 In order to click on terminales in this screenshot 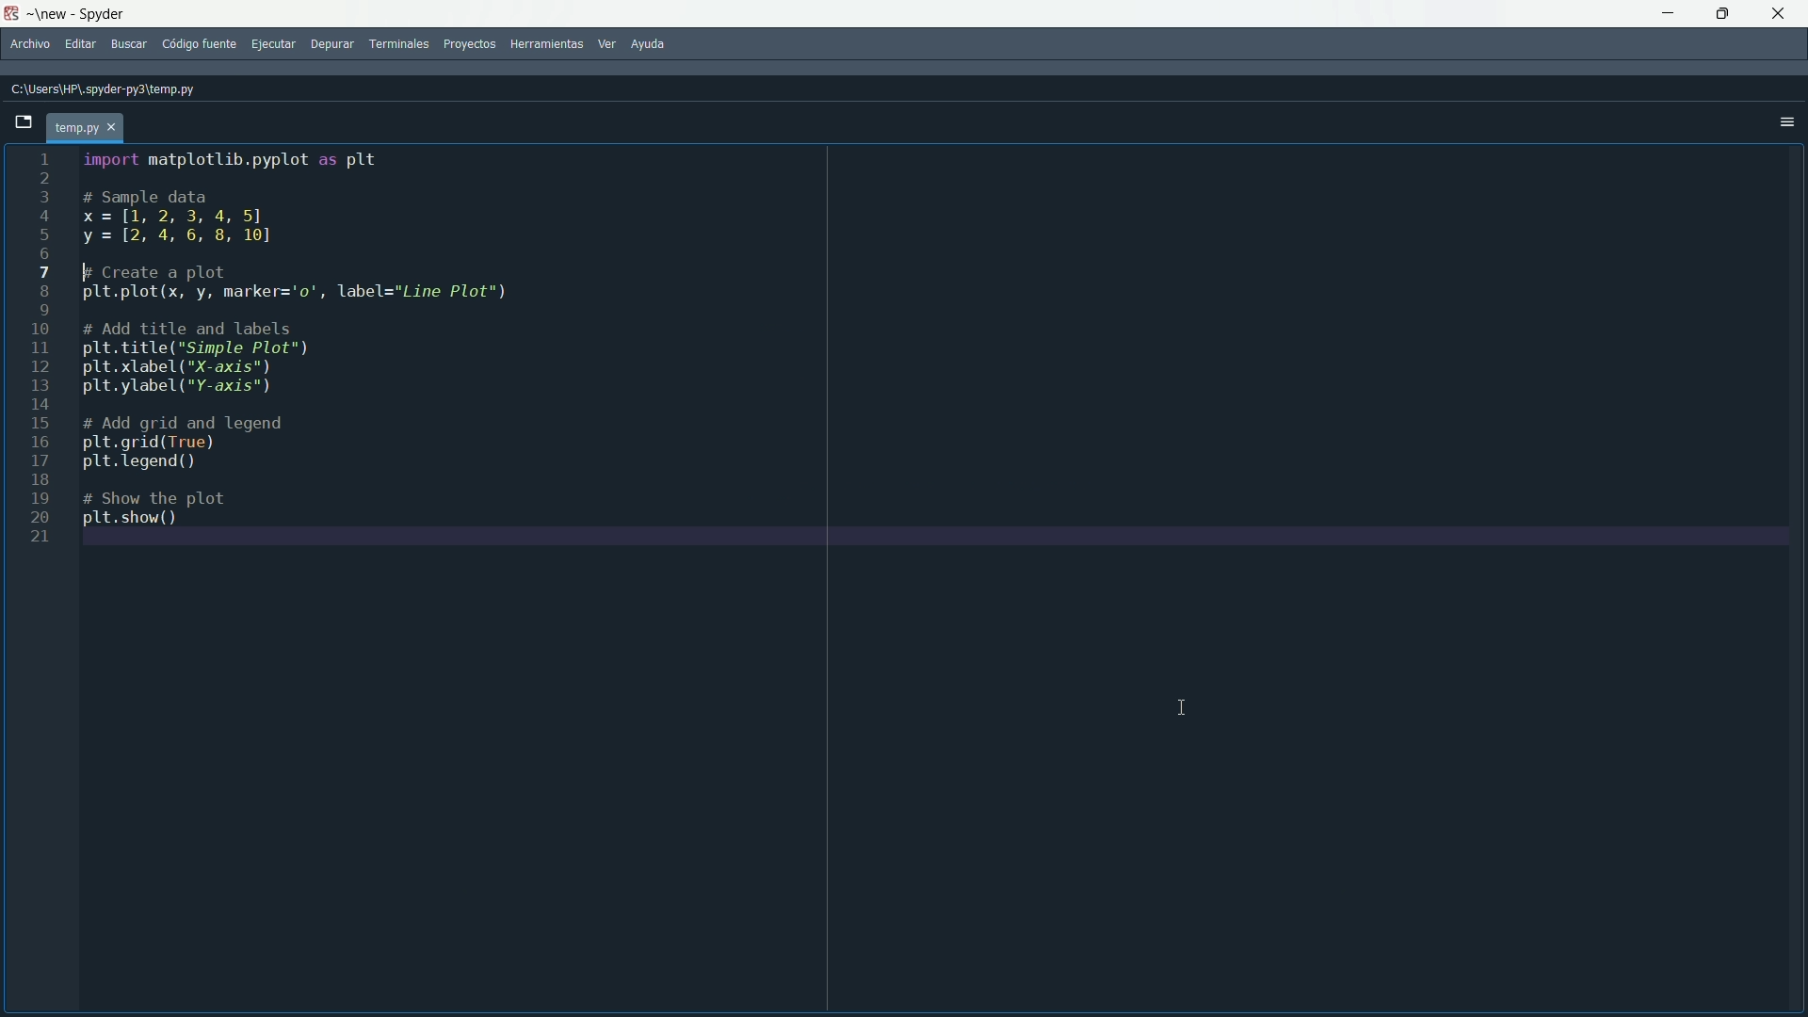, I will do `click(399, 44)`.